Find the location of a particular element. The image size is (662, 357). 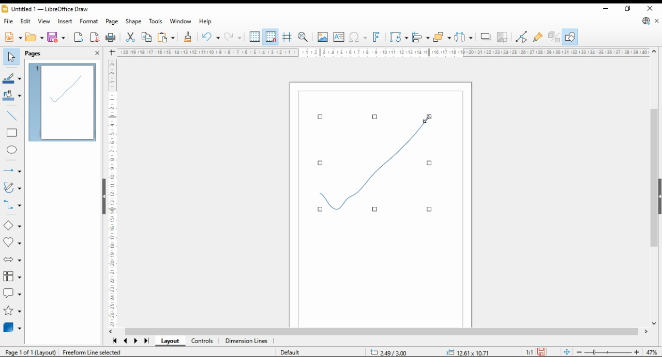

 clone formatting is located at coordinates (189, 37).